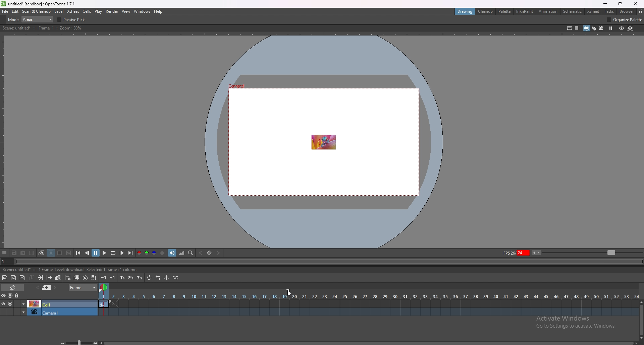  What do you see at coordinates (593, 12) in the screenshot?
I see `xsheet` at bounding box center [593, 12].